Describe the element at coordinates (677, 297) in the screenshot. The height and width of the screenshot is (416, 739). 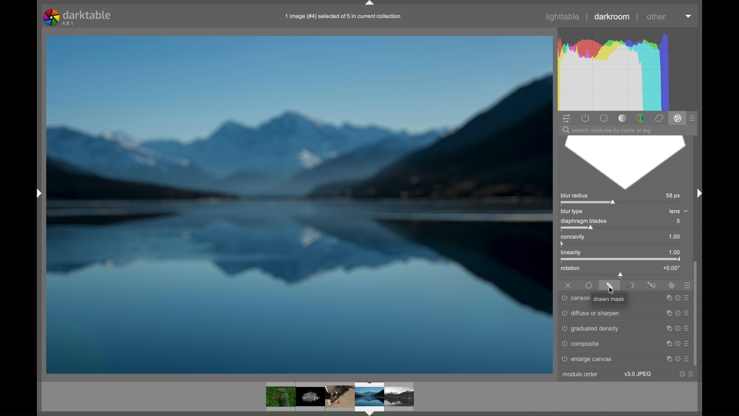
I see `Help` at that location.